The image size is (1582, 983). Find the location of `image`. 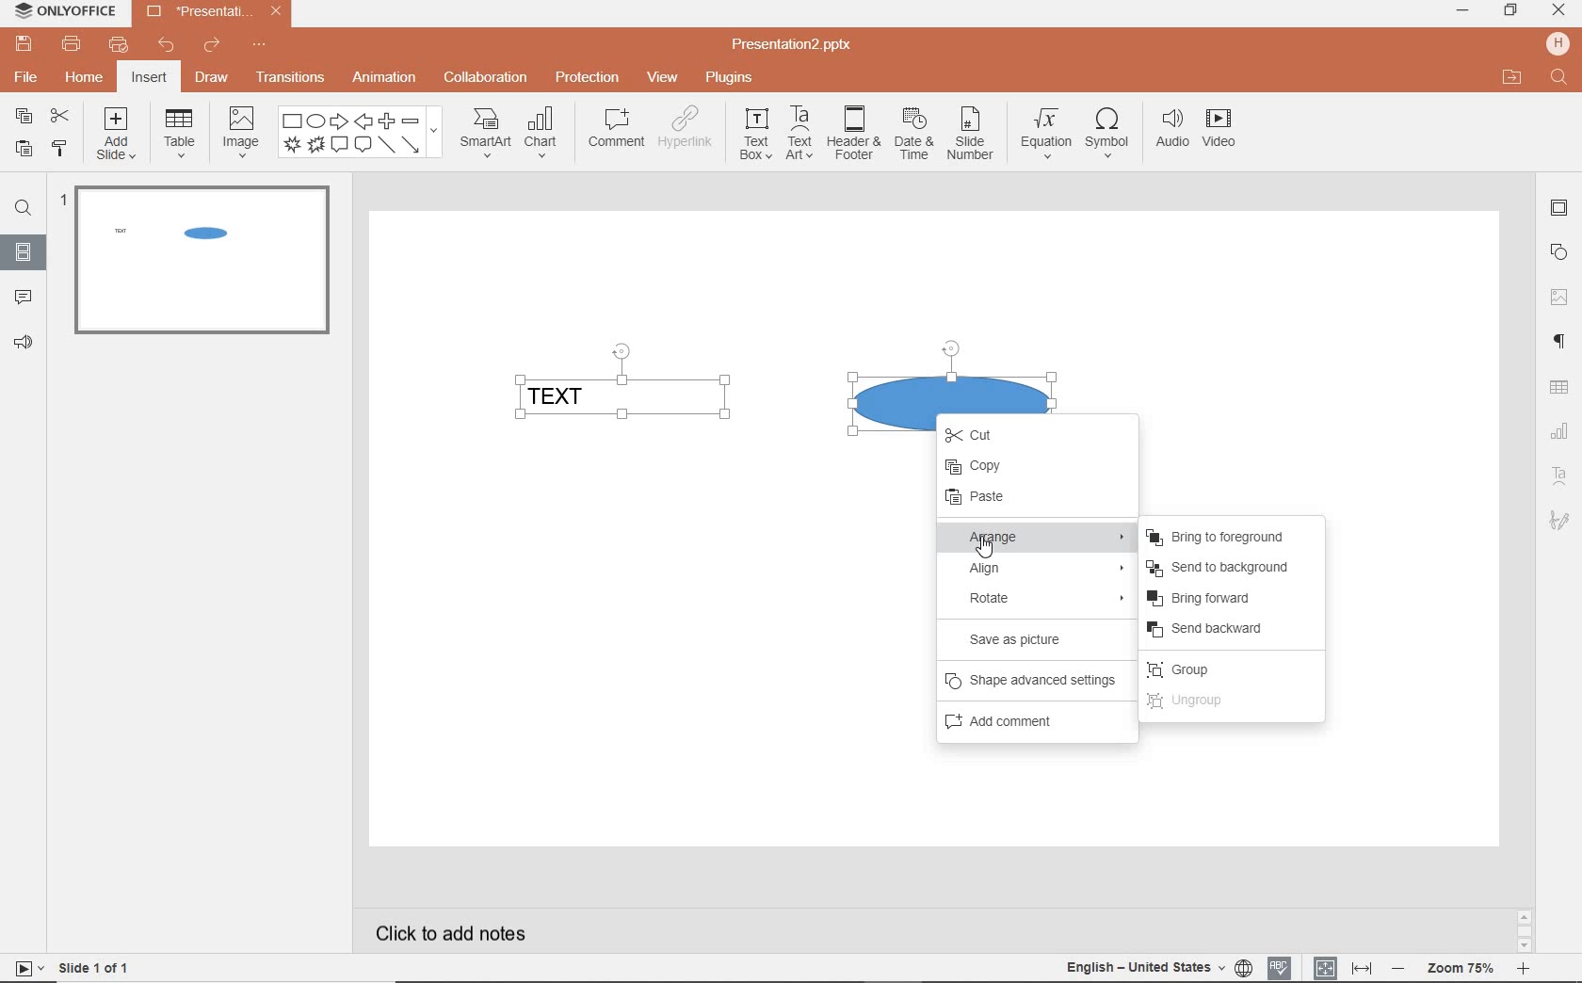

image is located at coordinates (238, 131).